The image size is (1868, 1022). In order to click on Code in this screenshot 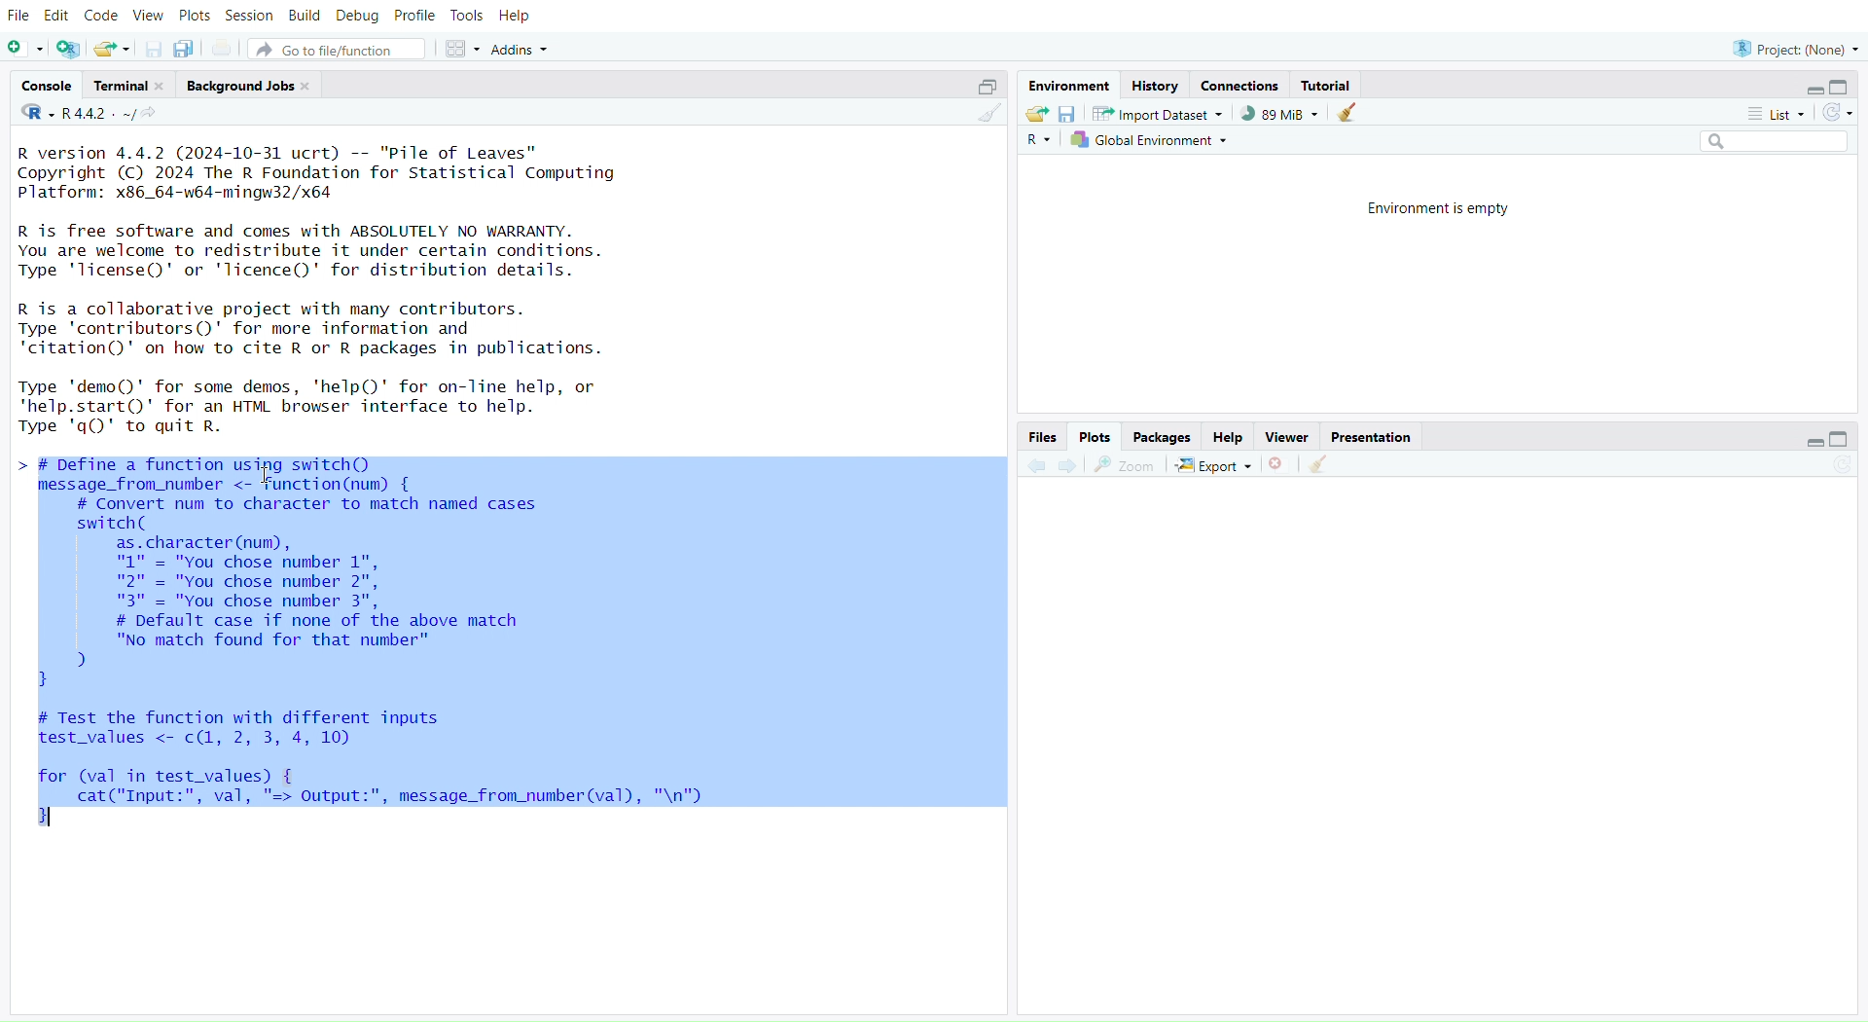, I will do `click(102, 16)`.